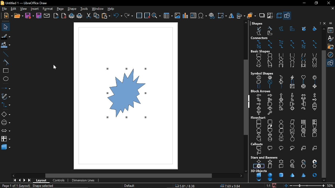 The height and width of the screenshot is (188, 335). I want to click on Horizontal scroll bar, so click(130, 175).